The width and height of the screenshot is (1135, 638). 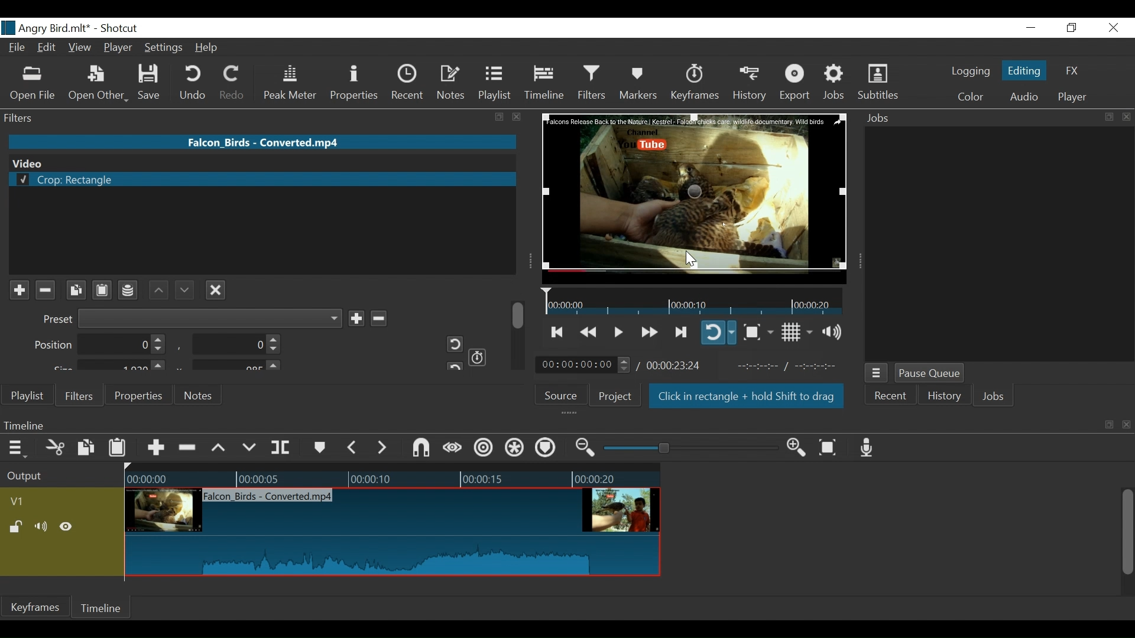 I want to click on In point, so click(x=792, y=366).